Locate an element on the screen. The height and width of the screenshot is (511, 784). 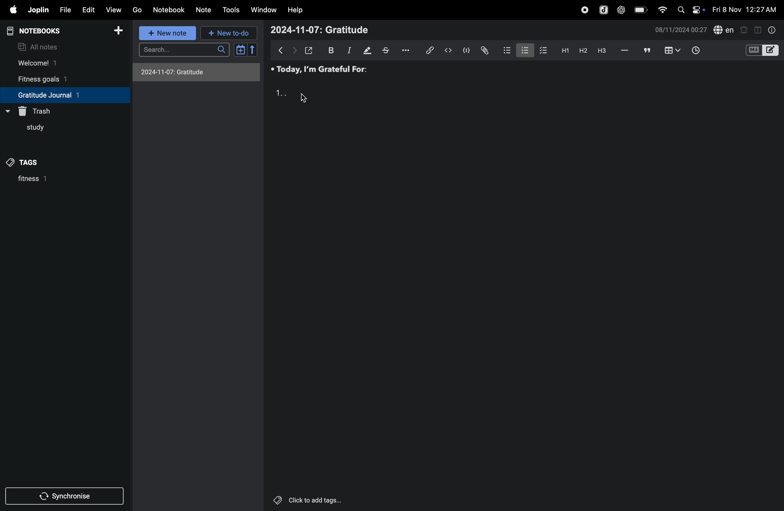
attach file is located at coordinates (484, 50).